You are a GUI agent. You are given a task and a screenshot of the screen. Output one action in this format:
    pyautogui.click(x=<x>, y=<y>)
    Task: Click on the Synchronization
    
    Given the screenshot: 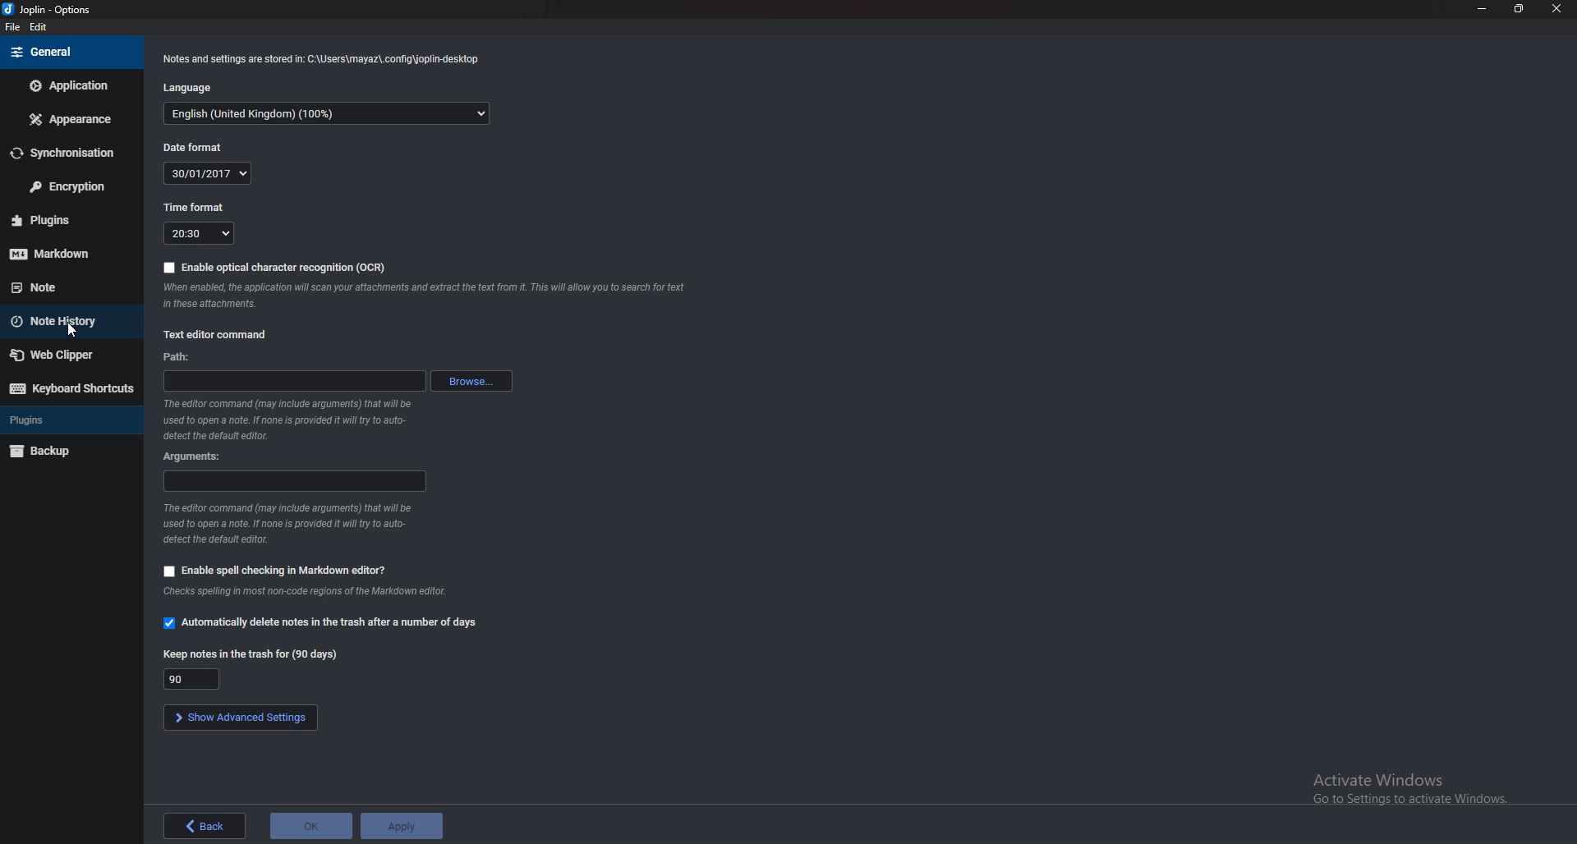 What is the action you would take?
    pyautogui.click(x=69, y=154)
    